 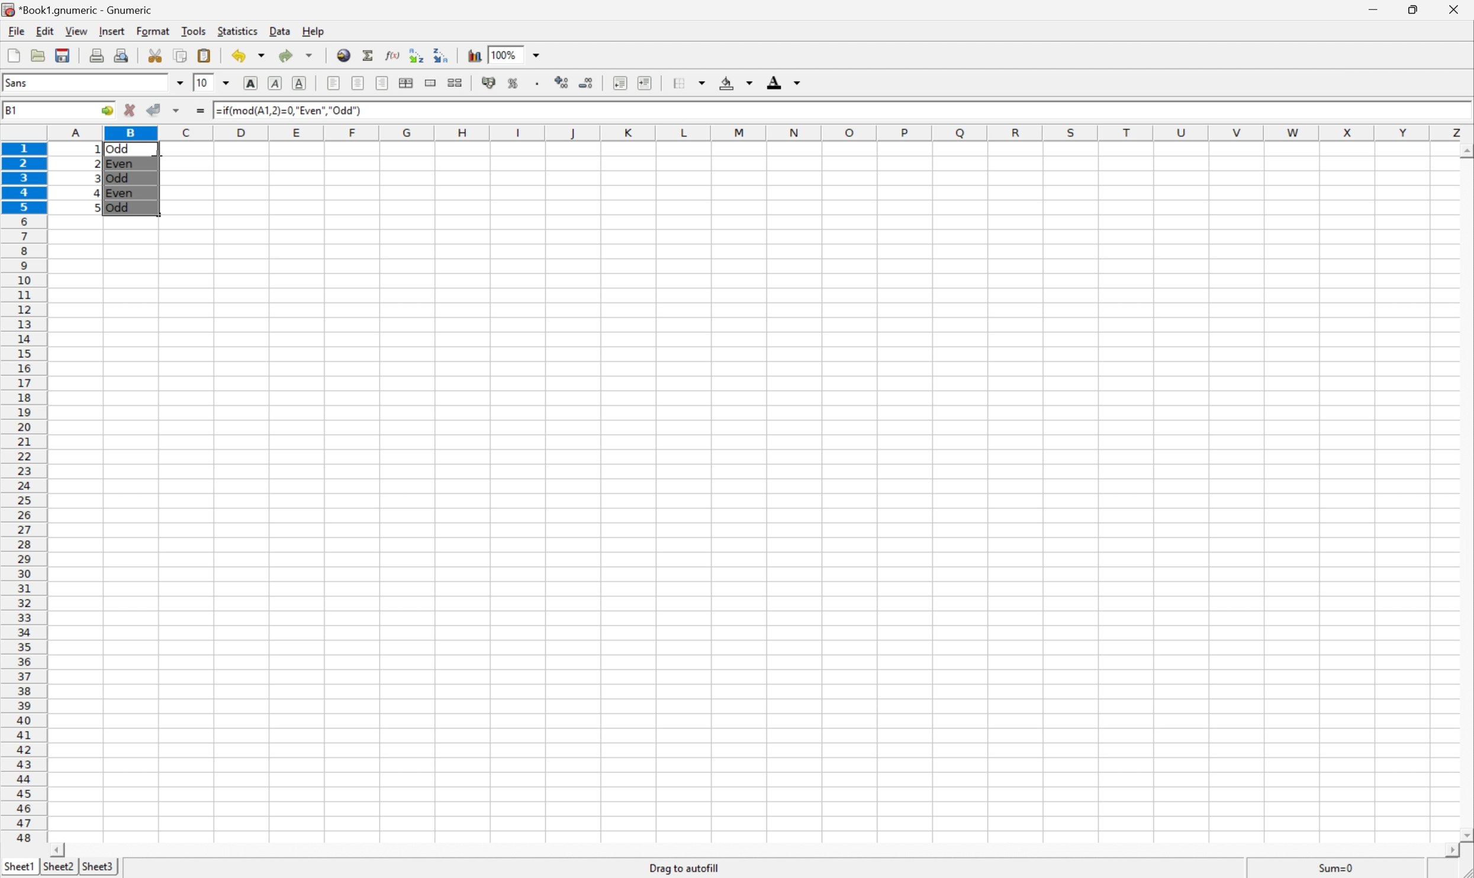 What do you see at coordinates (1337, 869) in the screenshot?
I see `Sum=1` at bounding box center [1337, 869].